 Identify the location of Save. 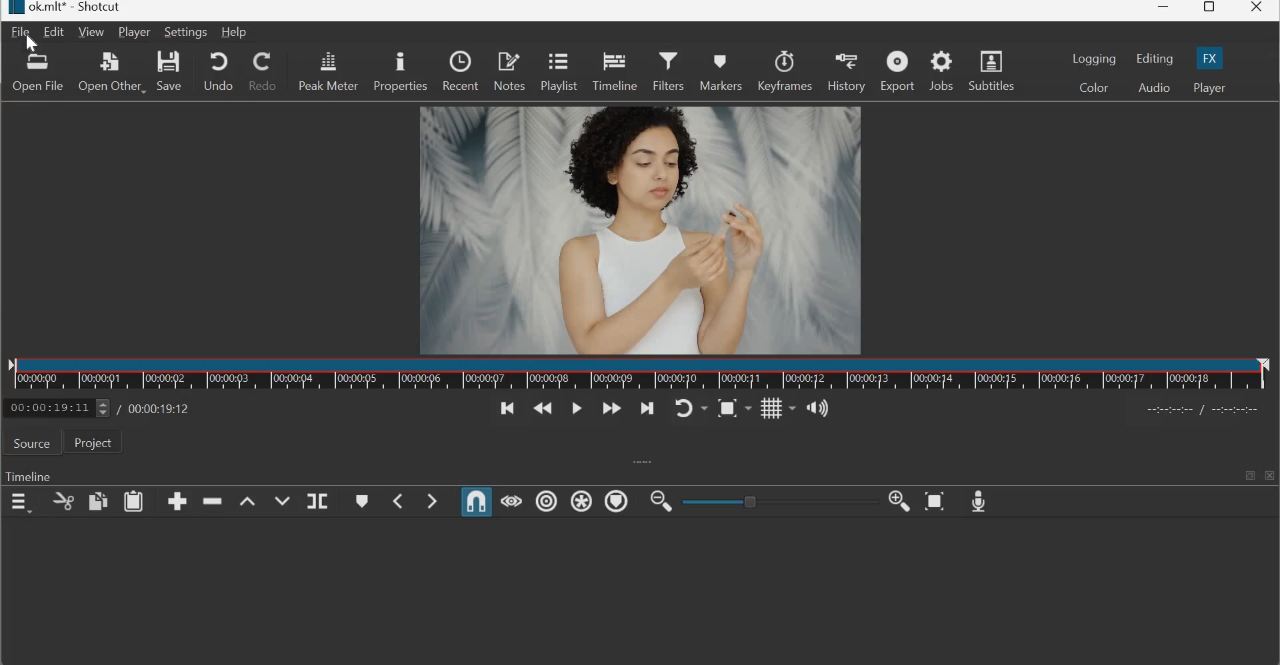
(171, 73).